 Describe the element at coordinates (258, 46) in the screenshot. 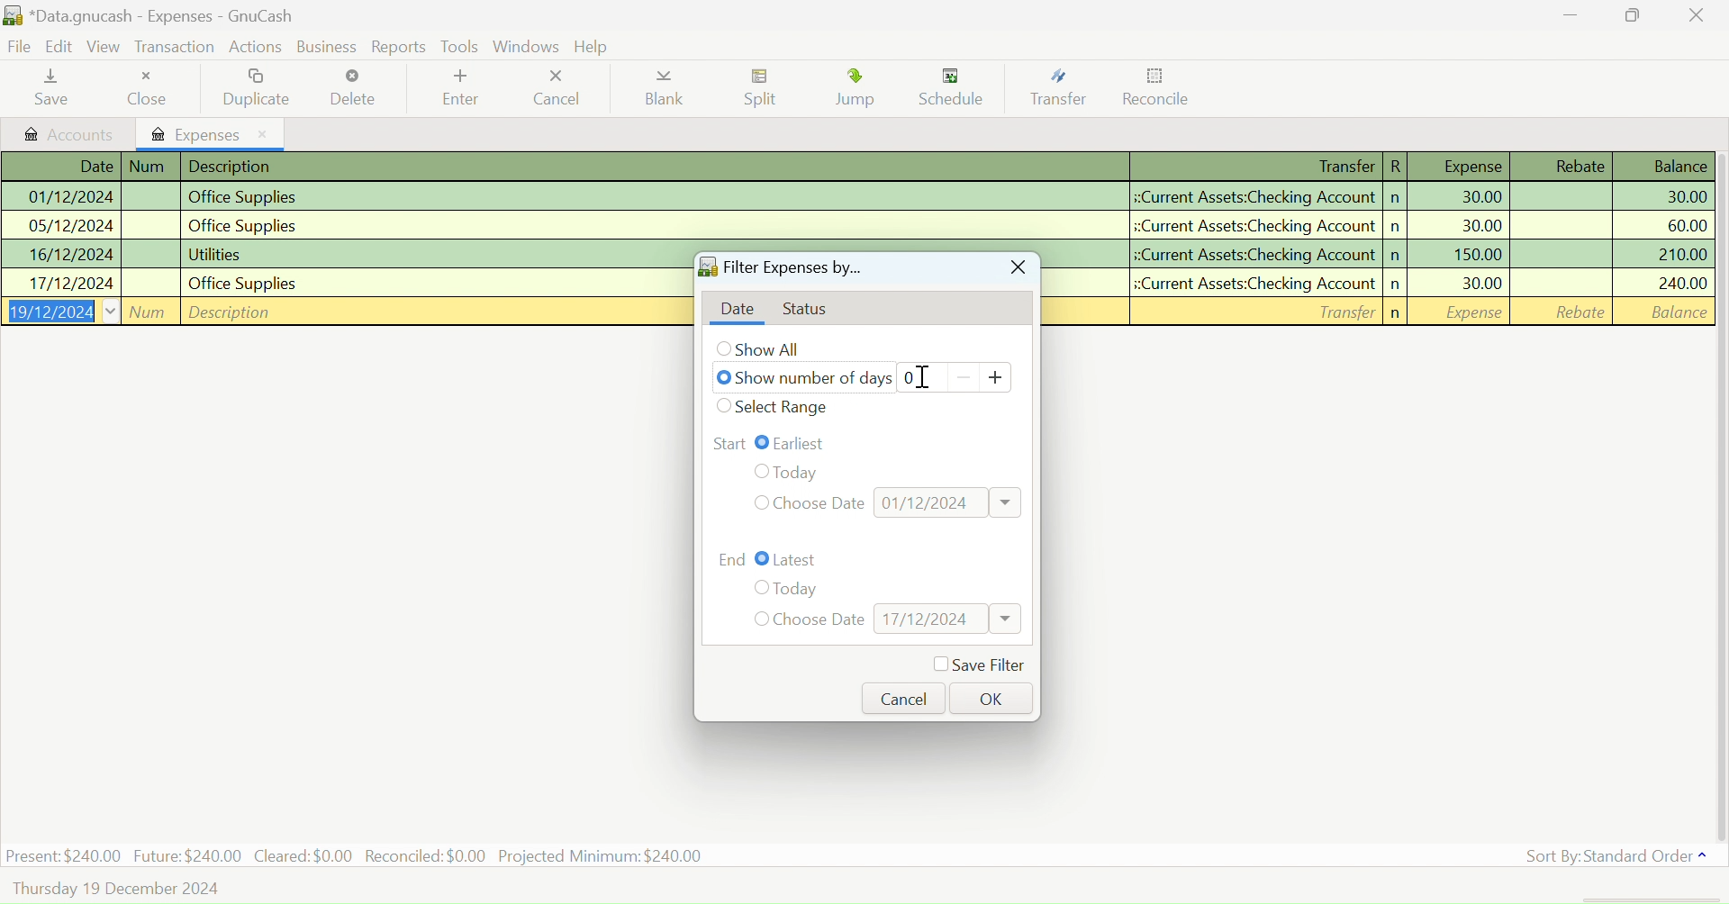

I see `Actions` at that location.